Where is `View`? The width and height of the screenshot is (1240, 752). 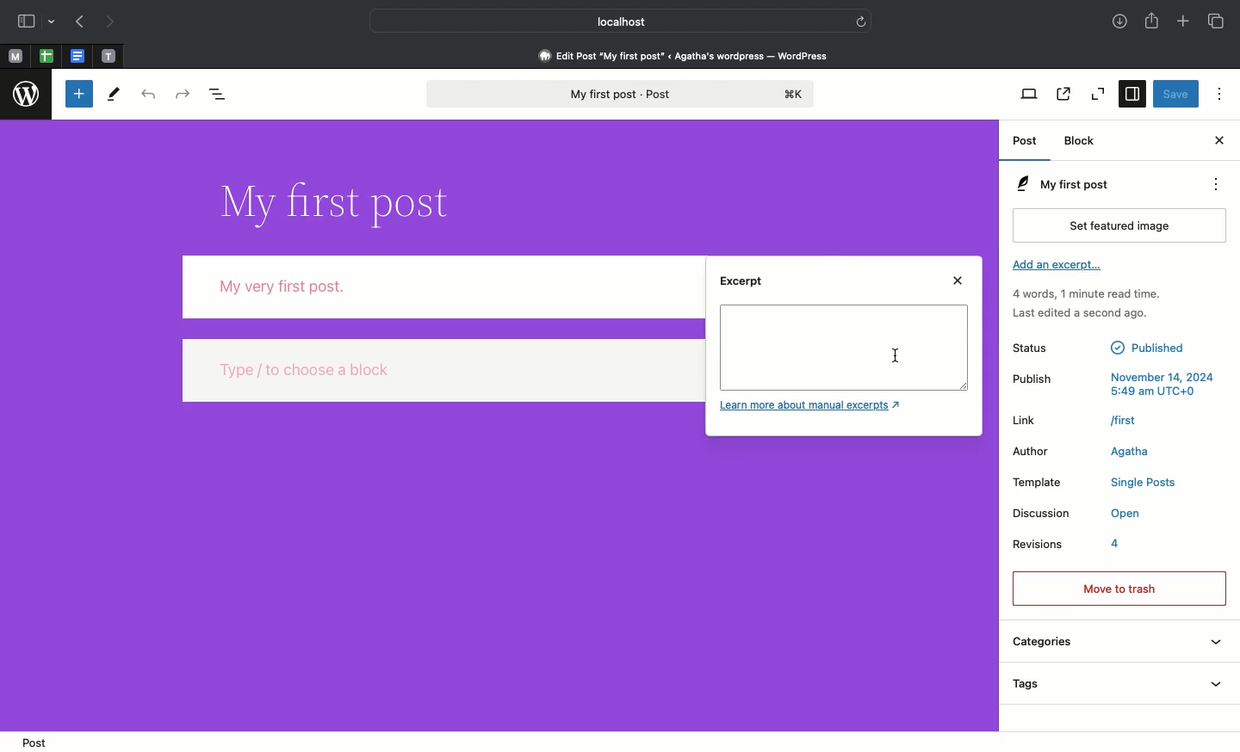 View is located at coordinates (1030, 95).